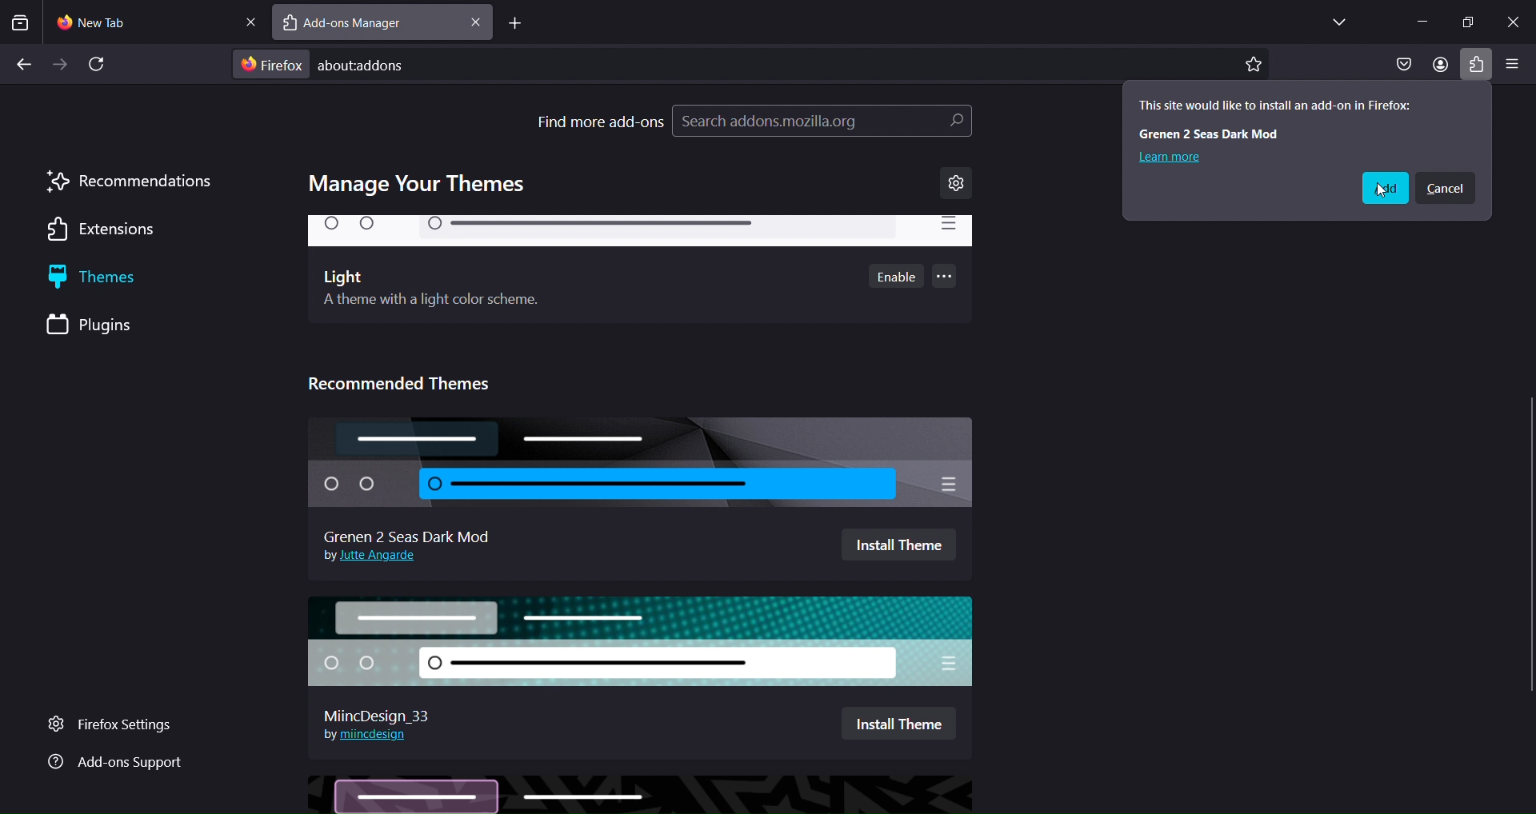 This screenshot has width=1536, height=814. Describe the element at coordinates (822, 124) in the screenshot. I see `search addons.mozilla.org` at that location.